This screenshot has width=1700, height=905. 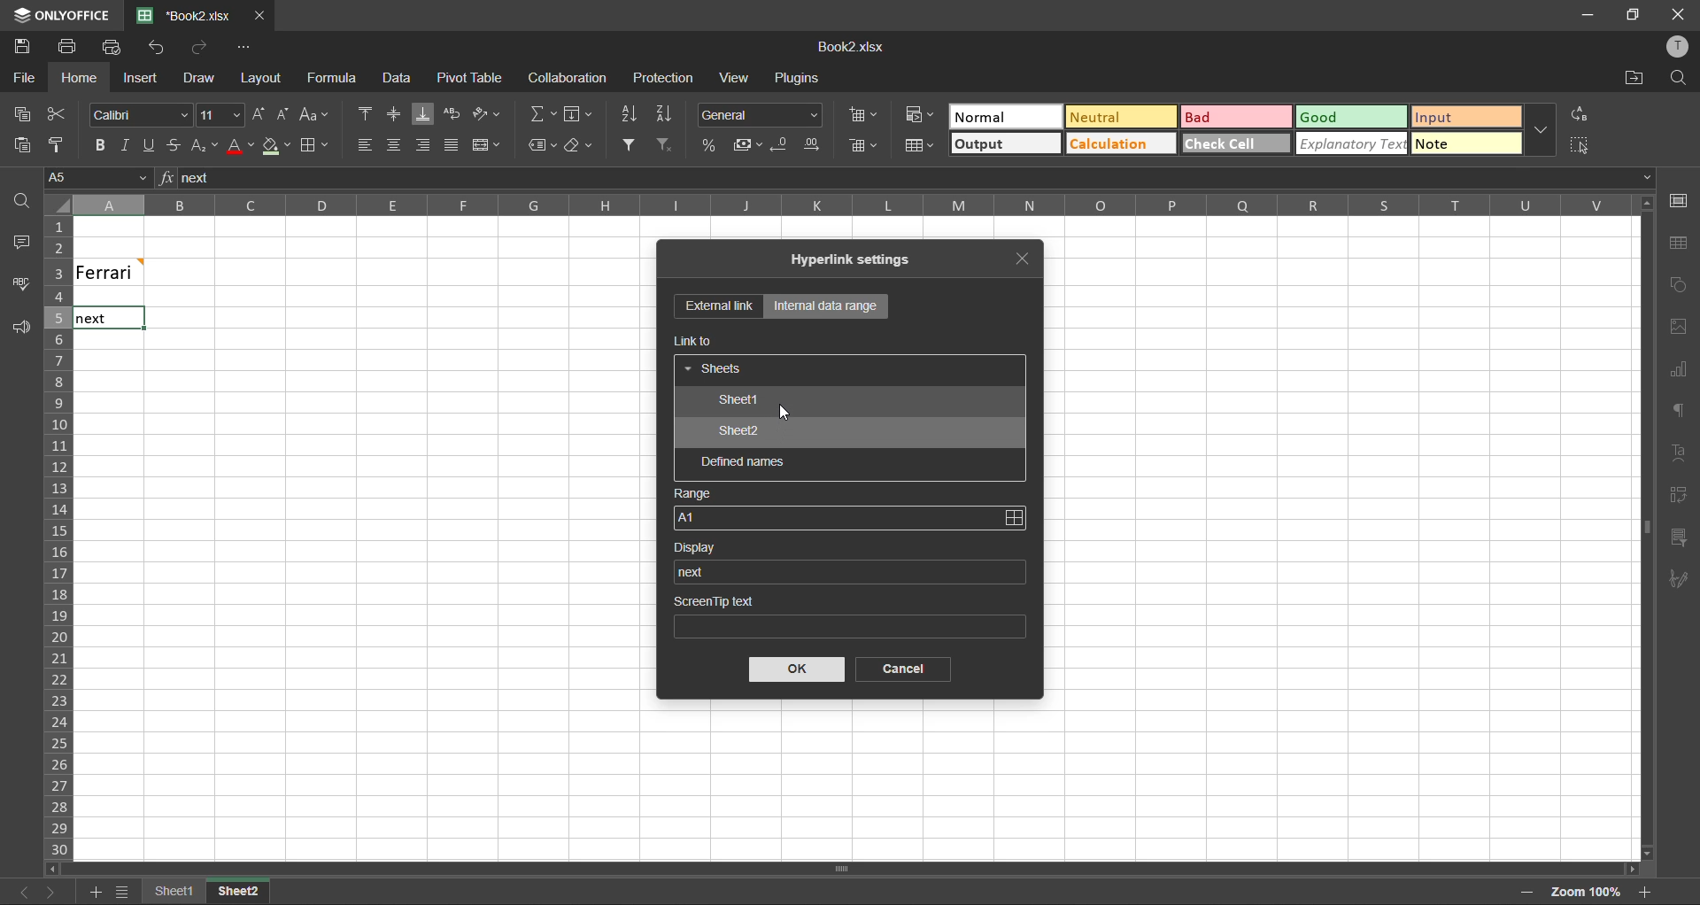 What do you see at coordinates (835, 517) in the screenshot?
I see `a1` at bounding box center [835, 517].